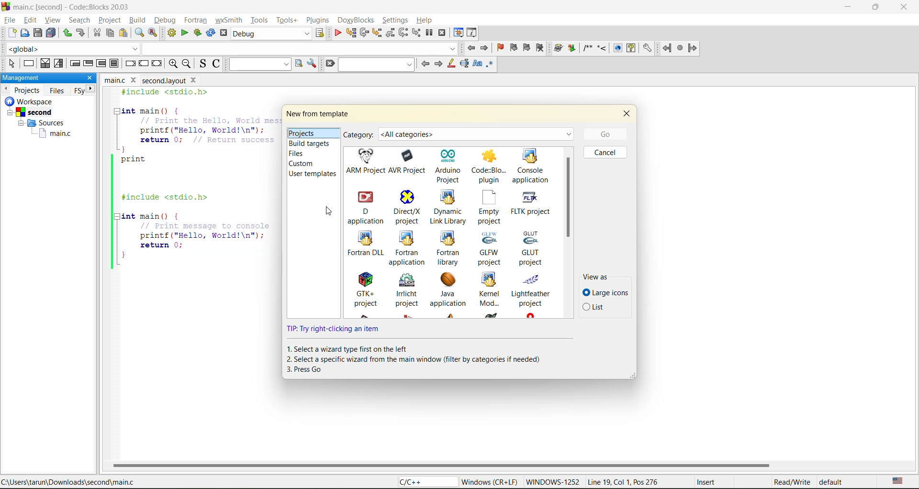  Describe the element at coordinates (300, 65) in the screenshot. I see `run search` at that location.